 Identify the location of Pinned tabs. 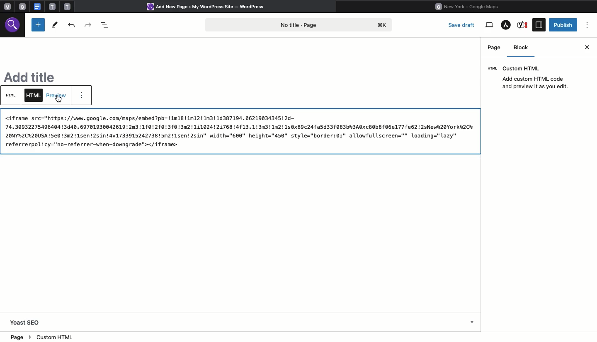
(6, 7).